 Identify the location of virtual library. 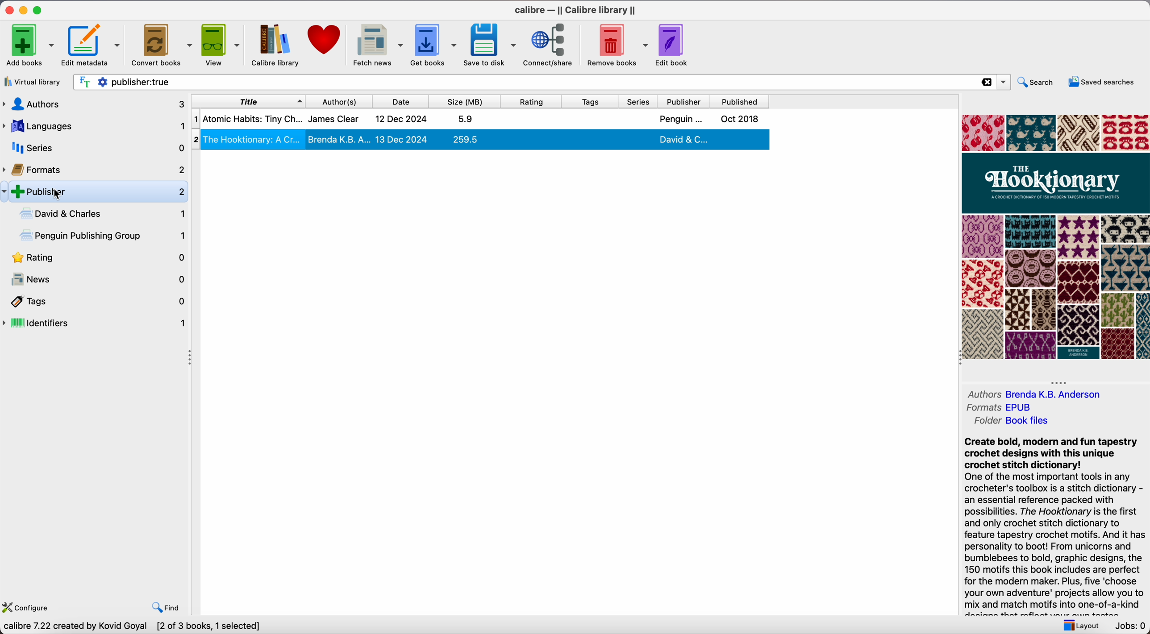
(34, 82).